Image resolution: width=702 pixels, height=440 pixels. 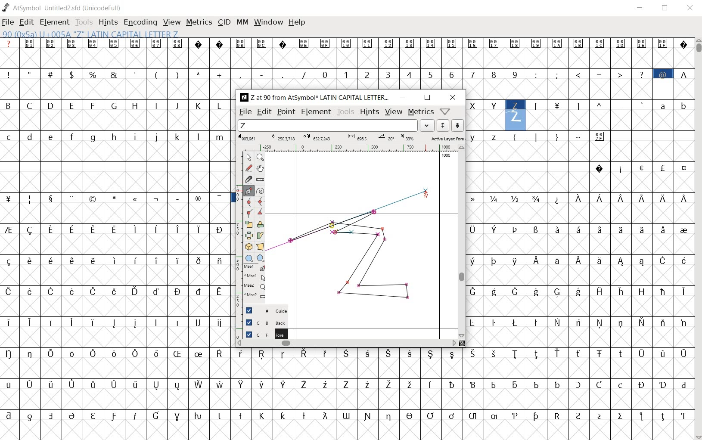 What do you see at coordinates (403, 97) in the screenshot?
I see `minimize` at bounding box center [403, 97].